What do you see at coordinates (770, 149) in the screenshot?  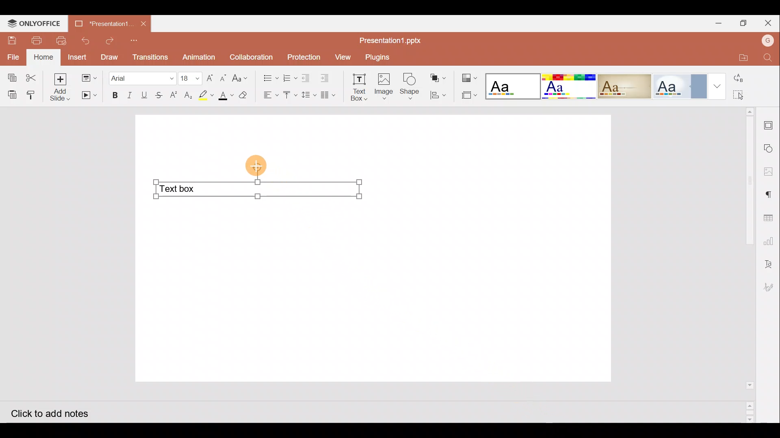 I see `Shapes settings` at bounding box center [770, 149].